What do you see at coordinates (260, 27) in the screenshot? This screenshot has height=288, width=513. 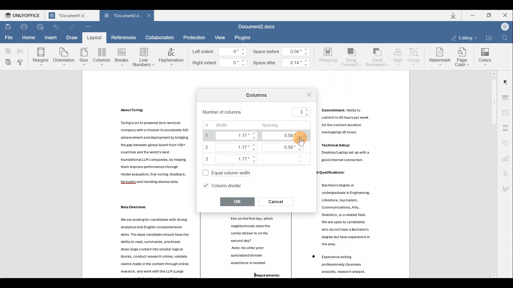 I see `Document2.docx` at bounding box center [260, 27].